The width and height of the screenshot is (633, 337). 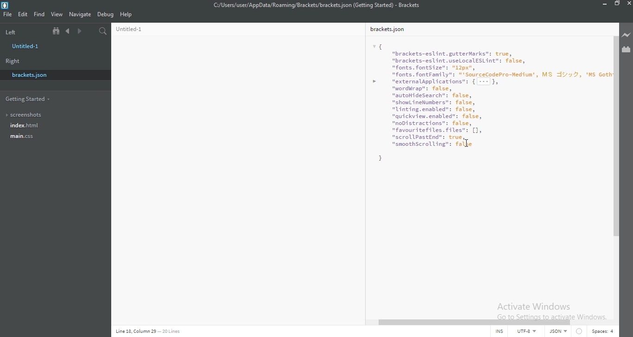 What do you see at coordinates (21, 31) in the screenshot?
I see `Left` at bounding box center [21, 31].